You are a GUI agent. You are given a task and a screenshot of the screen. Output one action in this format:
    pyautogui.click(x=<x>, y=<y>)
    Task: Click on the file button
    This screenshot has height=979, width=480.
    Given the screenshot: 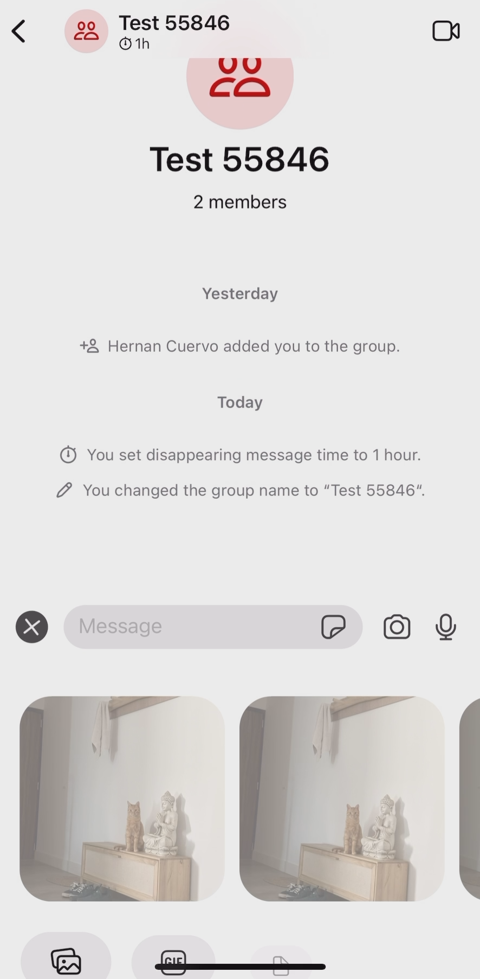 What is the action you would take?
    pyautogui.click(x=278, y=957)
    